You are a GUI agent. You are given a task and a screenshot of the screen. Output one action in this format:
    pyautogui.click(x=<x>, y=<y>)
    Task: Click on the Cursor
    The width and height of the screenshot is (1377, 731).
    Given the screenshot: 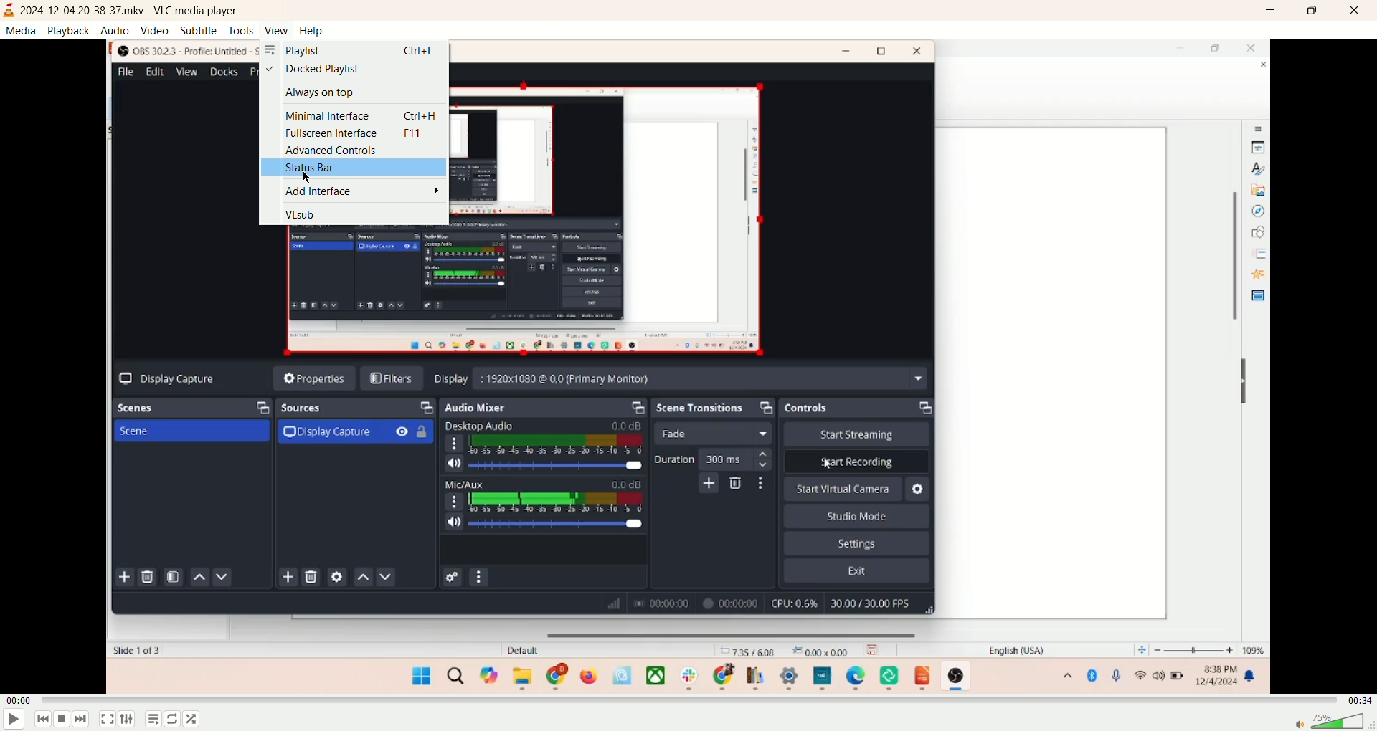 What is the action you would take?
    pyautogui.click(x=311, y=176)
    